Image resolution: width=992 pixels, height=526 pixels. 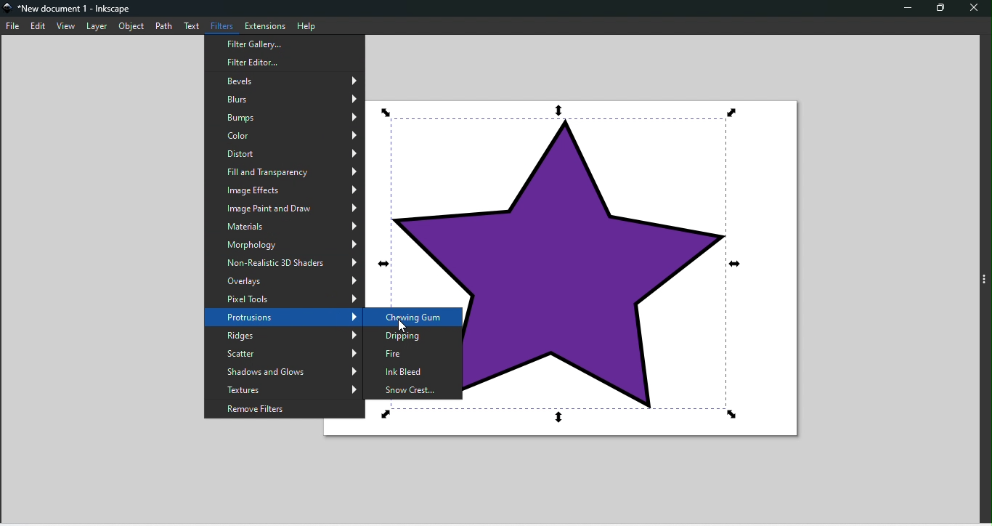 What do you see at coordinates (285, 151) in the screenshot?
I see `Distort` at bounding box center [285, 151].